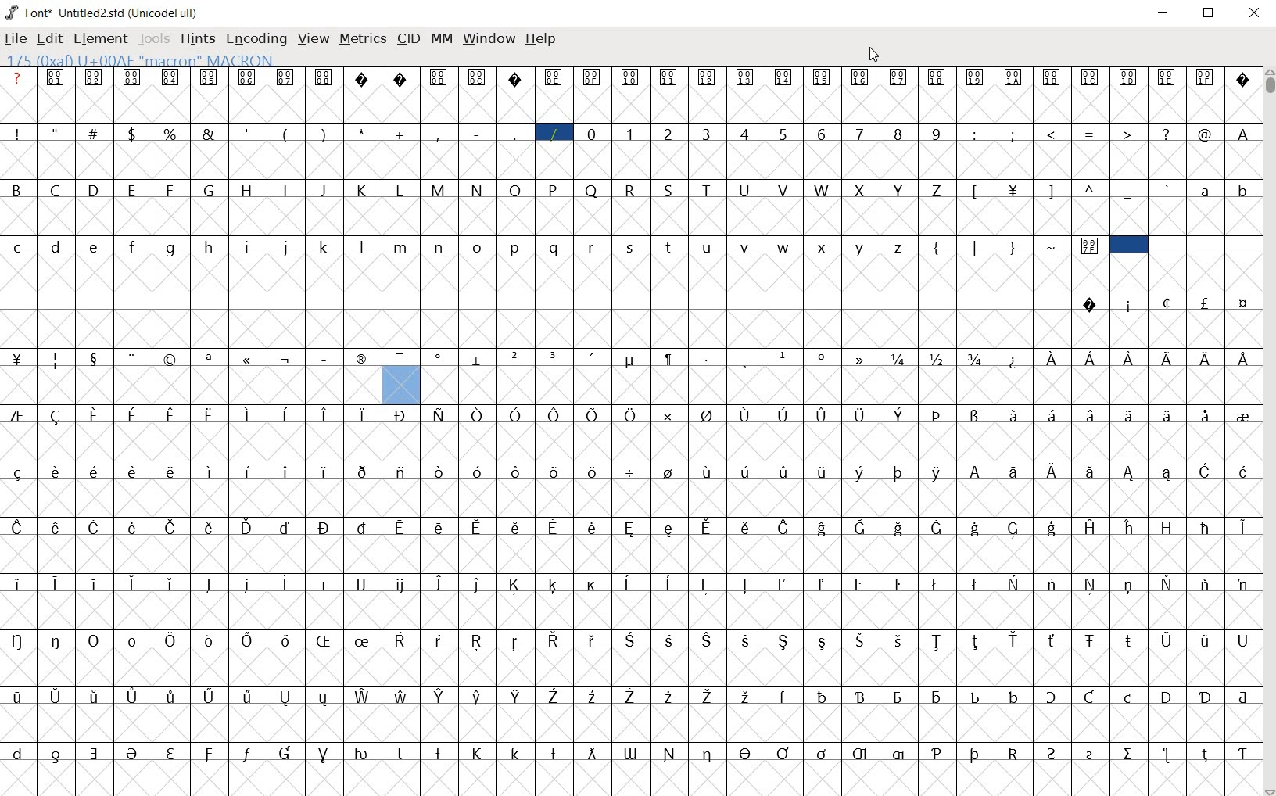 The height and width of the screenshot is (796, 1276). Describe the element at coordinates (1129, 357) in the screenshot. I see `Symbol` at that location.